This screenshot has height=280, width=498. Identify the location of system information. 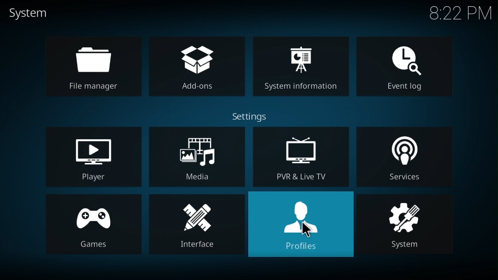
(302, 67).